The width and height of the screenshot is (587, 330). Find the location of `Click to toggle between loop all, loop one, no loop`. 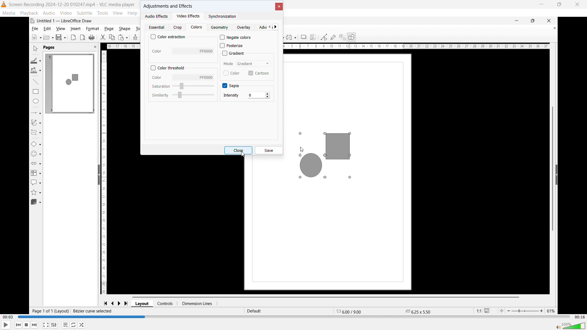

Click to toggle between loop all, loop one, no loop is located at coordinates (73, 325).